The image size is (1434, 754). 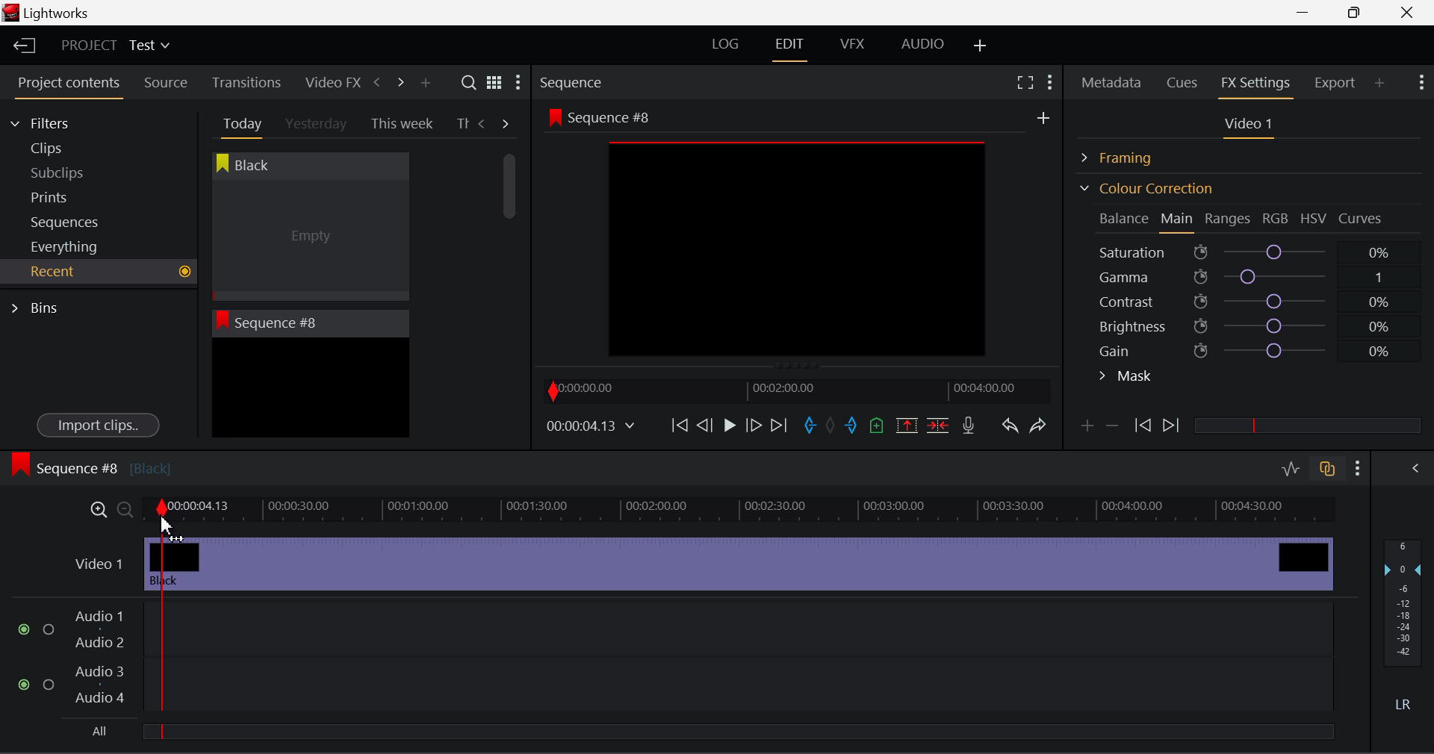 What do you see at coordinates (1362, 218) in the screenshot?
I see `Curves` at bounding box center [1362, 218].